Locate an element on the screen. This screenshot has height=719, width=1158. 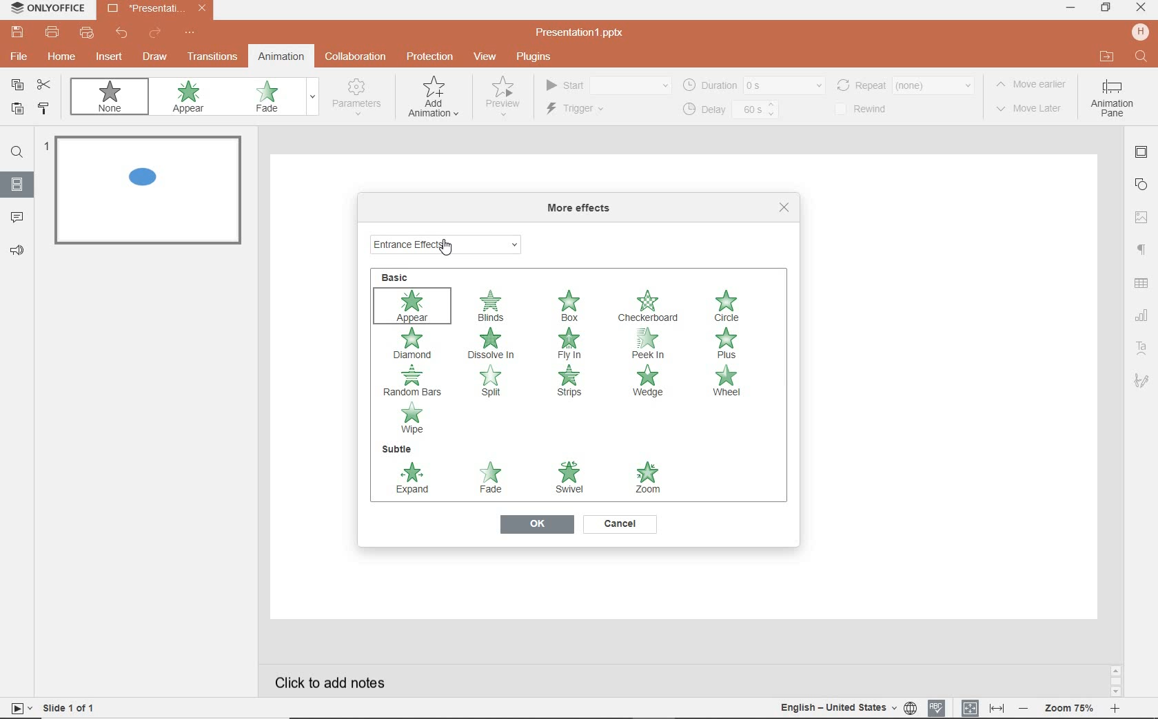
home is located at coordinates (63, 59).